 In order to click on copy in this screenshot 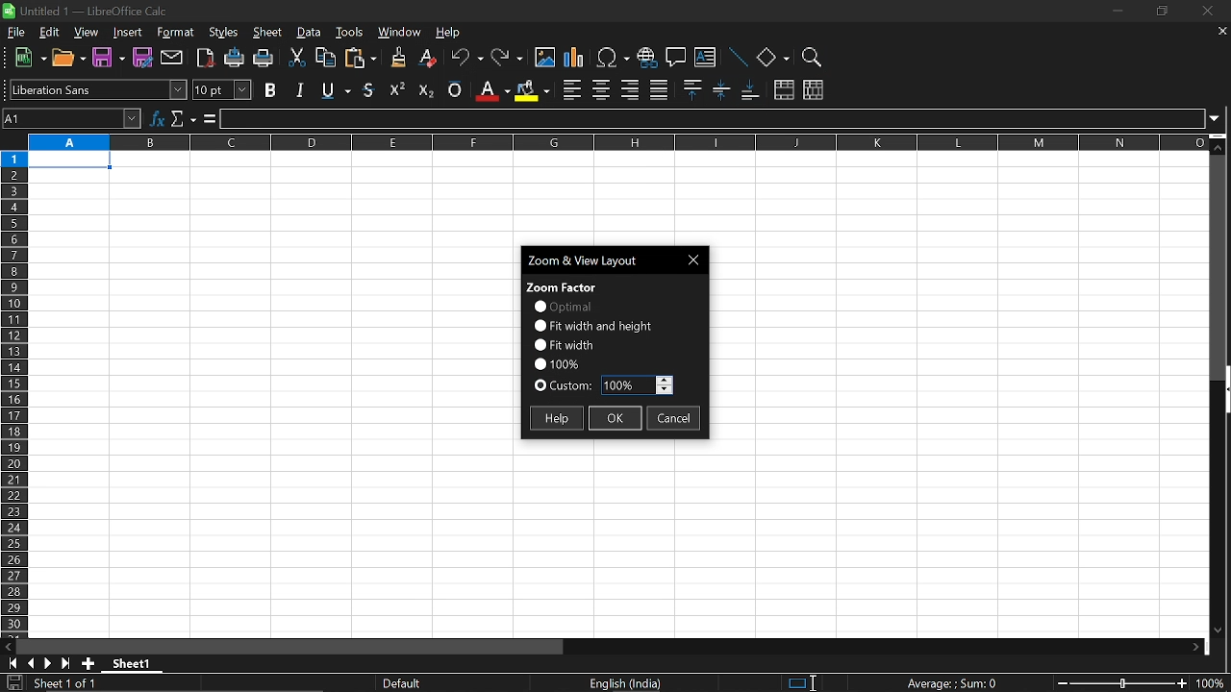, I will do `click(324, 61)`.